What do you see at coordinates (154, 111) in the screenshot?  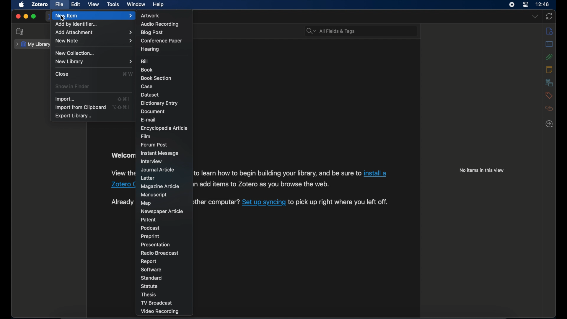 I see `document` at bounding box center [154, 111].